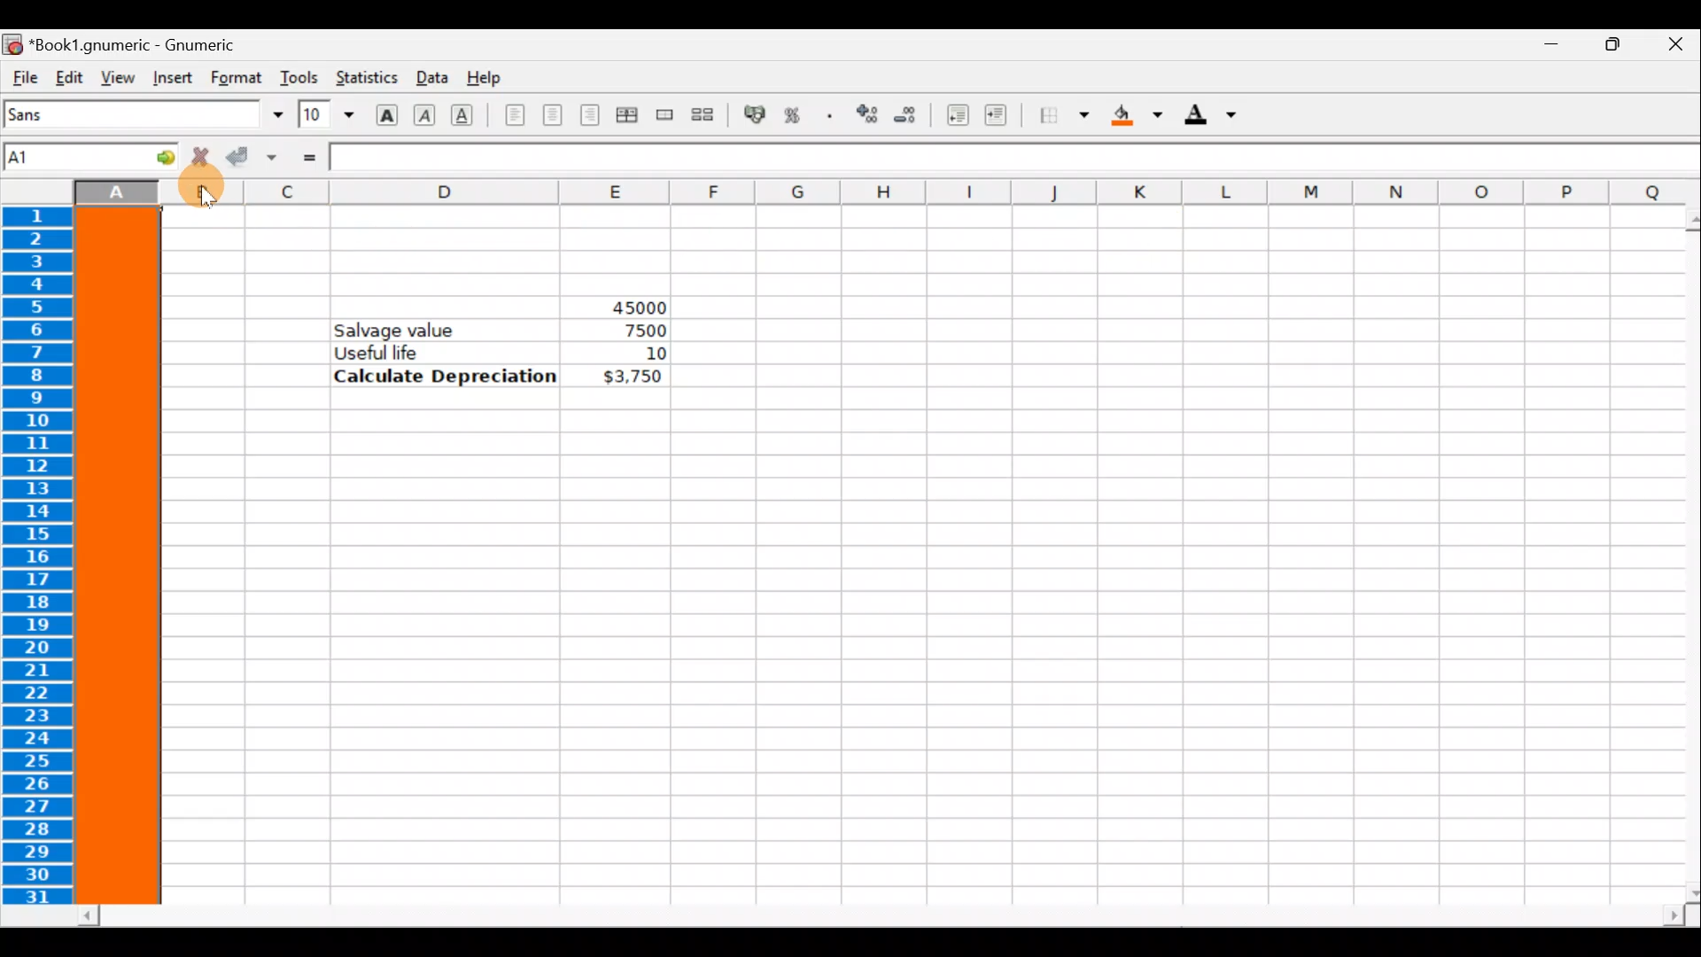 Image resolution: width=1701 pixels, height=957 pixels. What do you see at coordinates (143, 43) in the screenshot?
I see `Book1.gnumeric - Gnumeric` at bounding box center [143, 43].